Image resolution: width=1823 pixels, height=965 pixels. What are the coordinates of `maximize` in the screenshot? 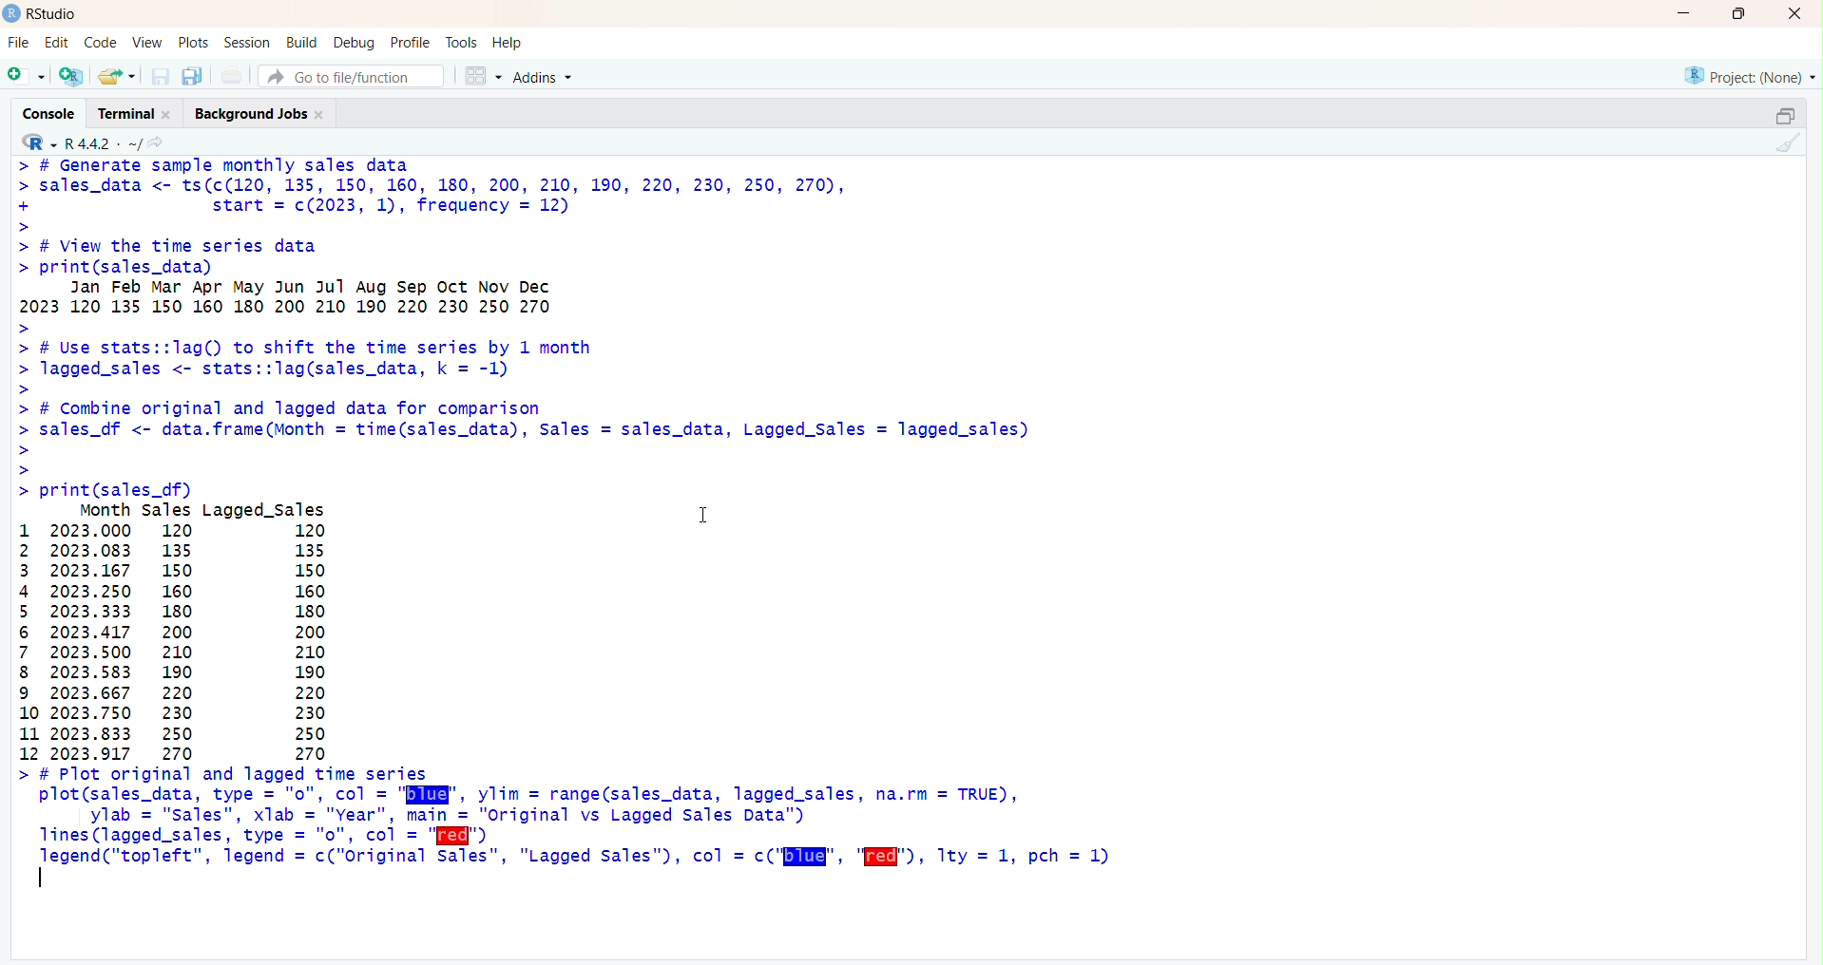 It's located at (1737, 13).